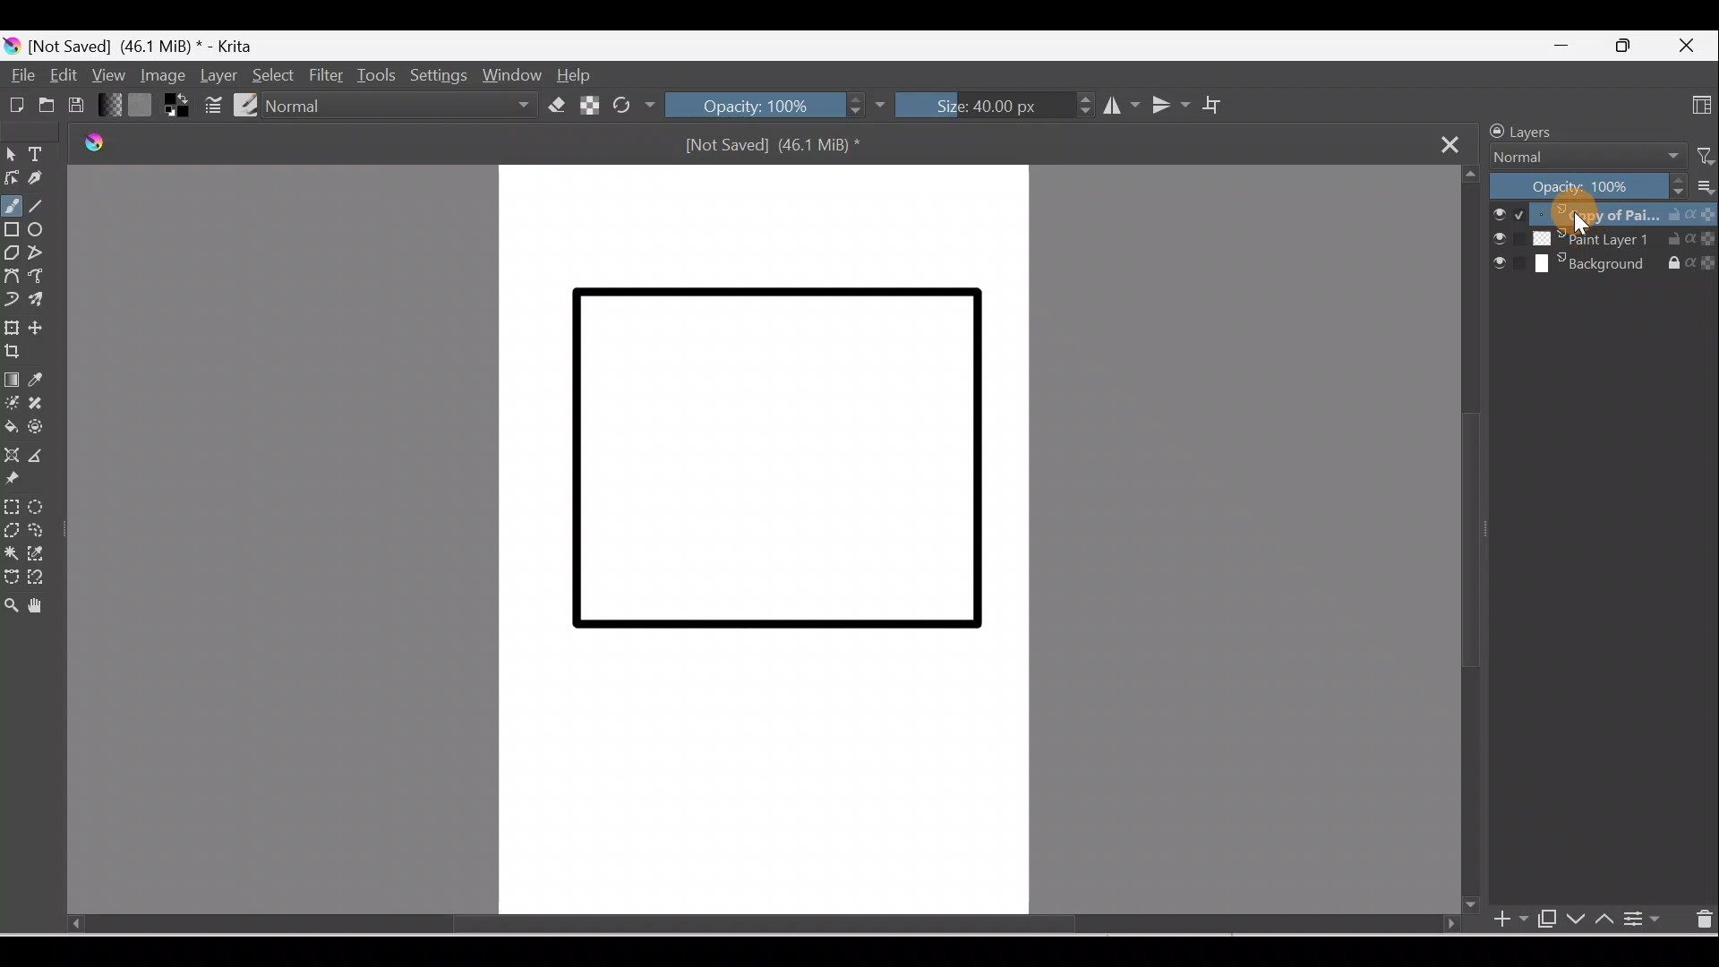  Describe the element at coordinates (586, 104) in the screenshot. I see `Preserve Alpha` at that location.